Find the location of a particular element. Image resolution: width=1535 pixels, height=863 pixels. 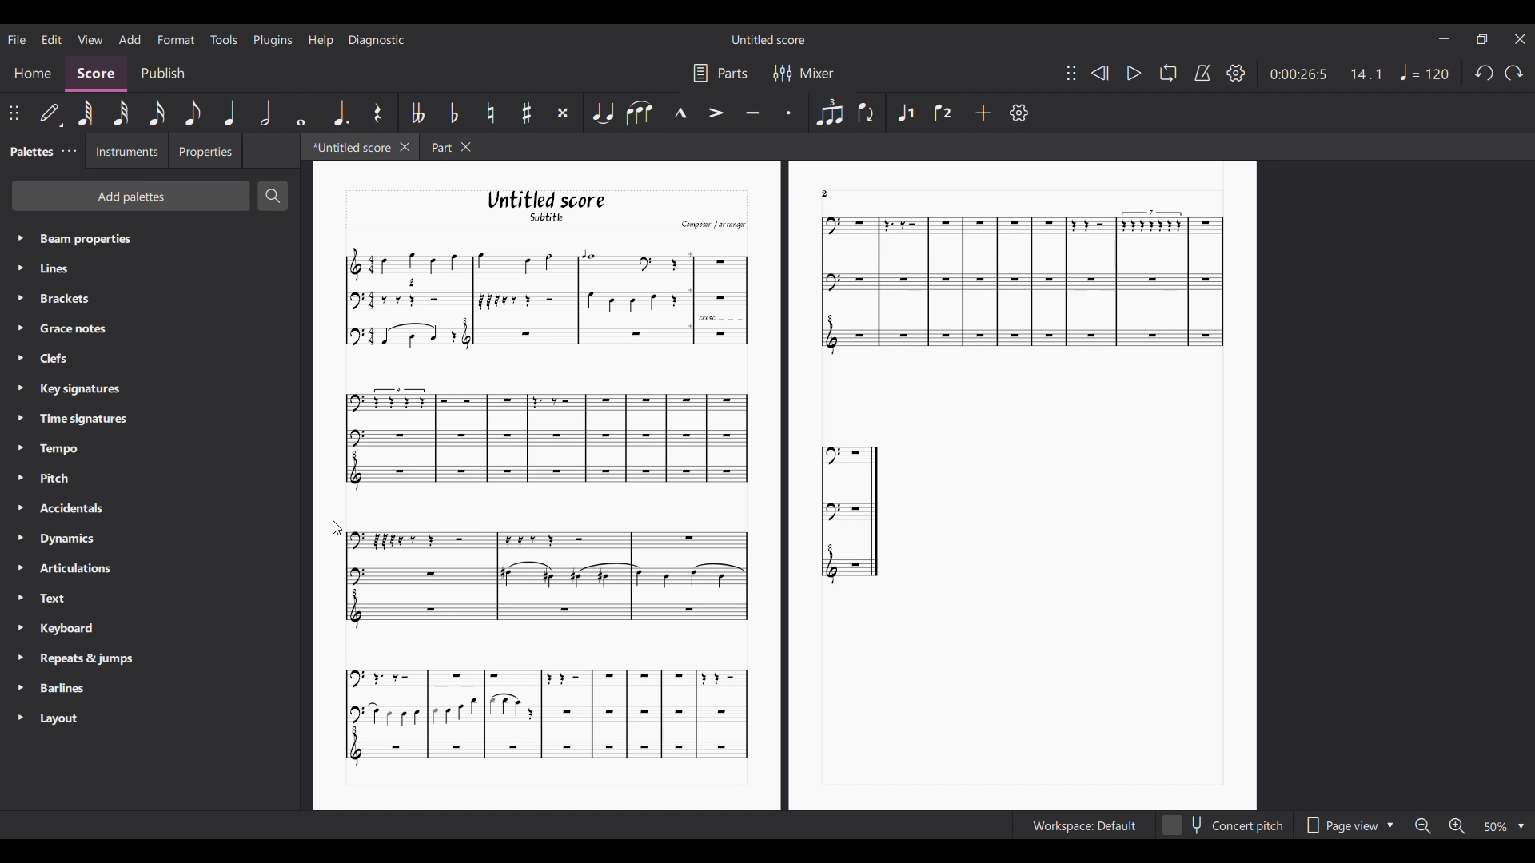

Minimize is located at coordinates (1444, 38).